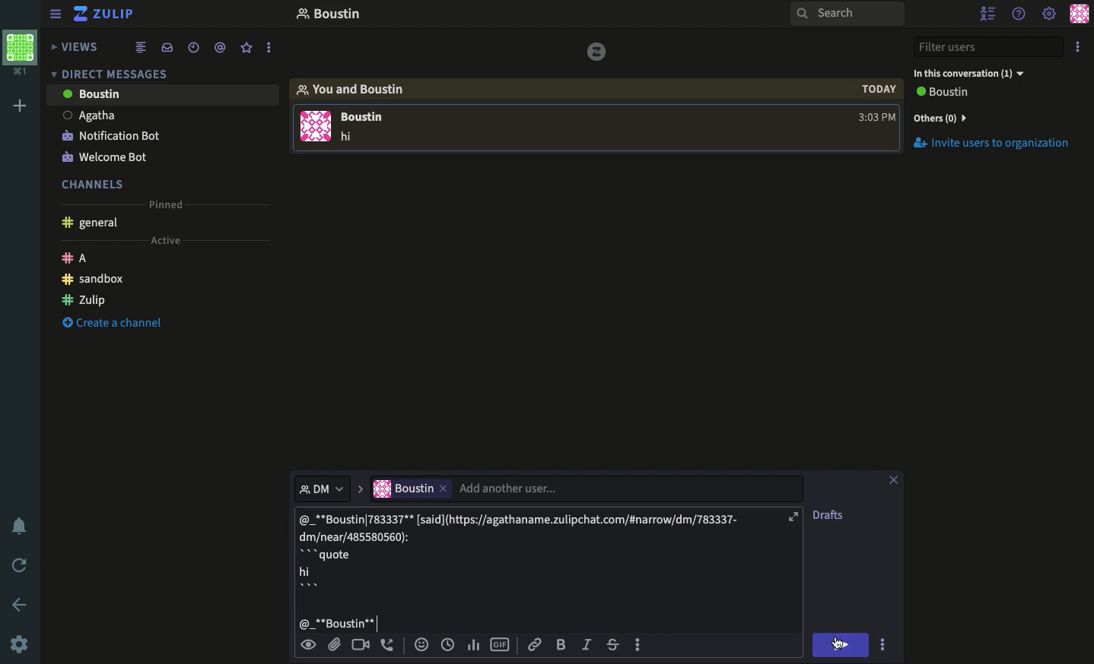  I want to click on A, so click(79, 257).